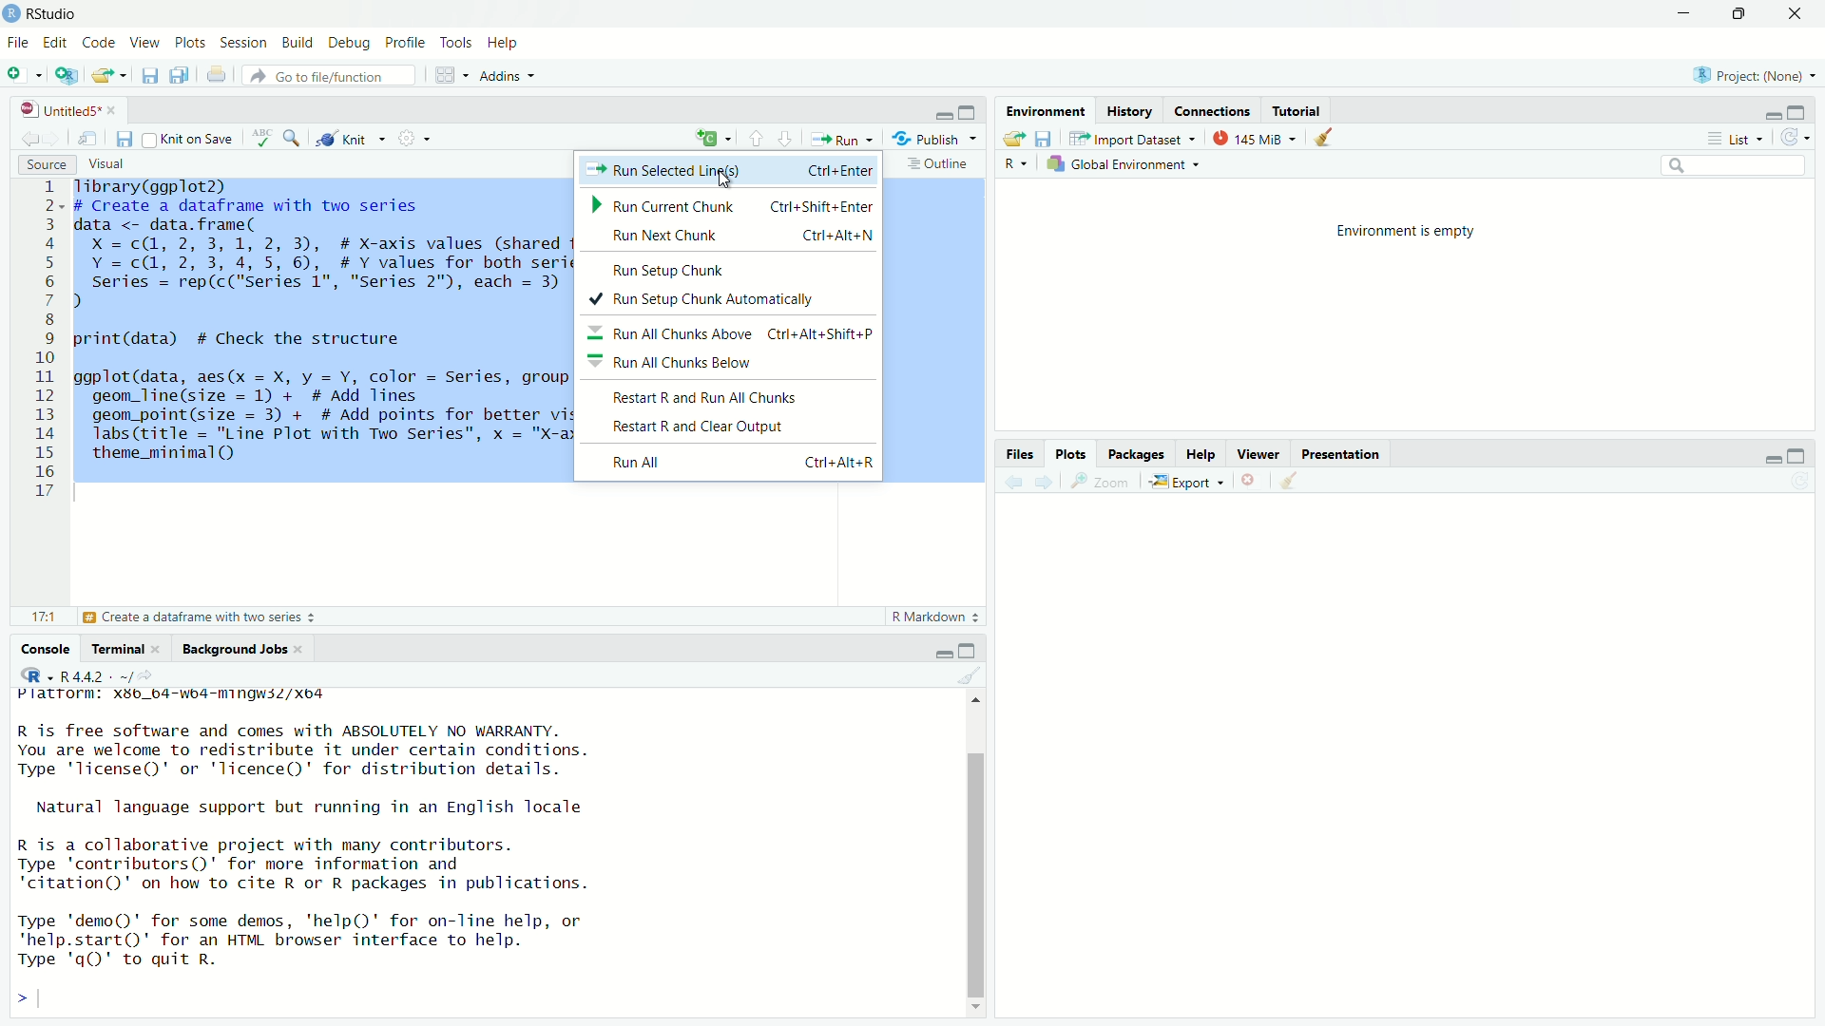 The image size is (1825, 1026). I want to click on Go forward to the next source selection, so click(53, 137).